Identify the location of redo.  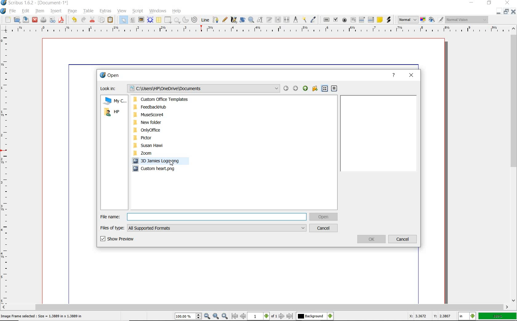
(83, 20).